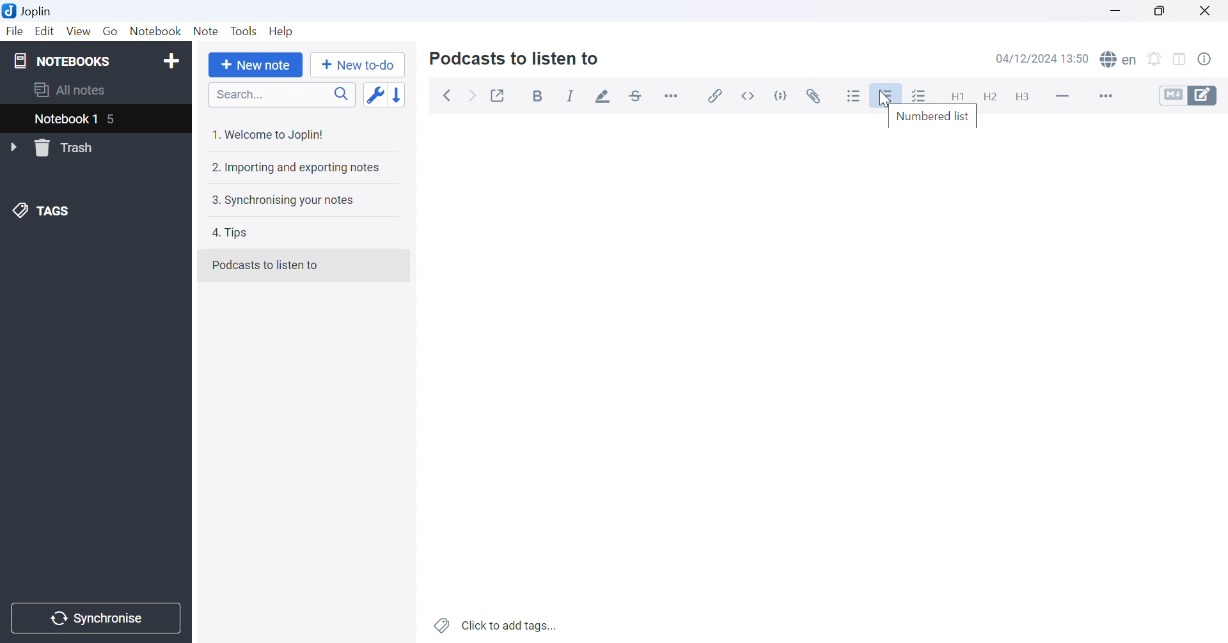 This screenshot has height=643, width=1228. I want to click on Go, so click(110, 31).